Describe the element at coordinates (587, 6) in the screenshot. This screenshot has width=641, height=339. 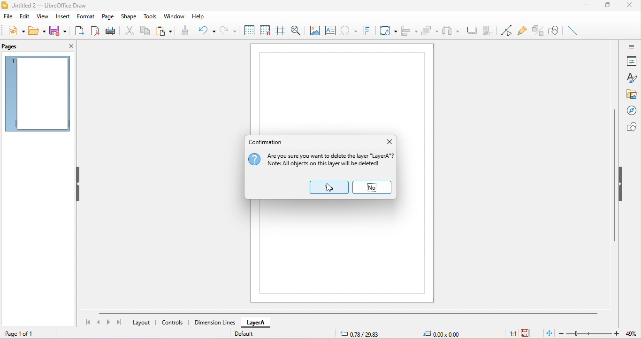
I see `minimize` at that location.